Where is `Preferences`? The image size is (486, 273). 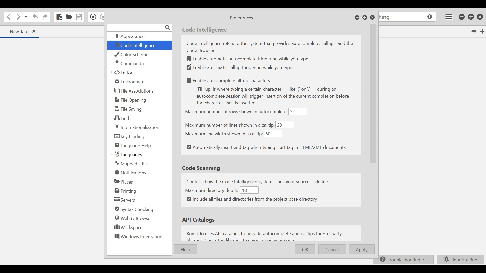 Preferences is located at coordinates (241, 18).